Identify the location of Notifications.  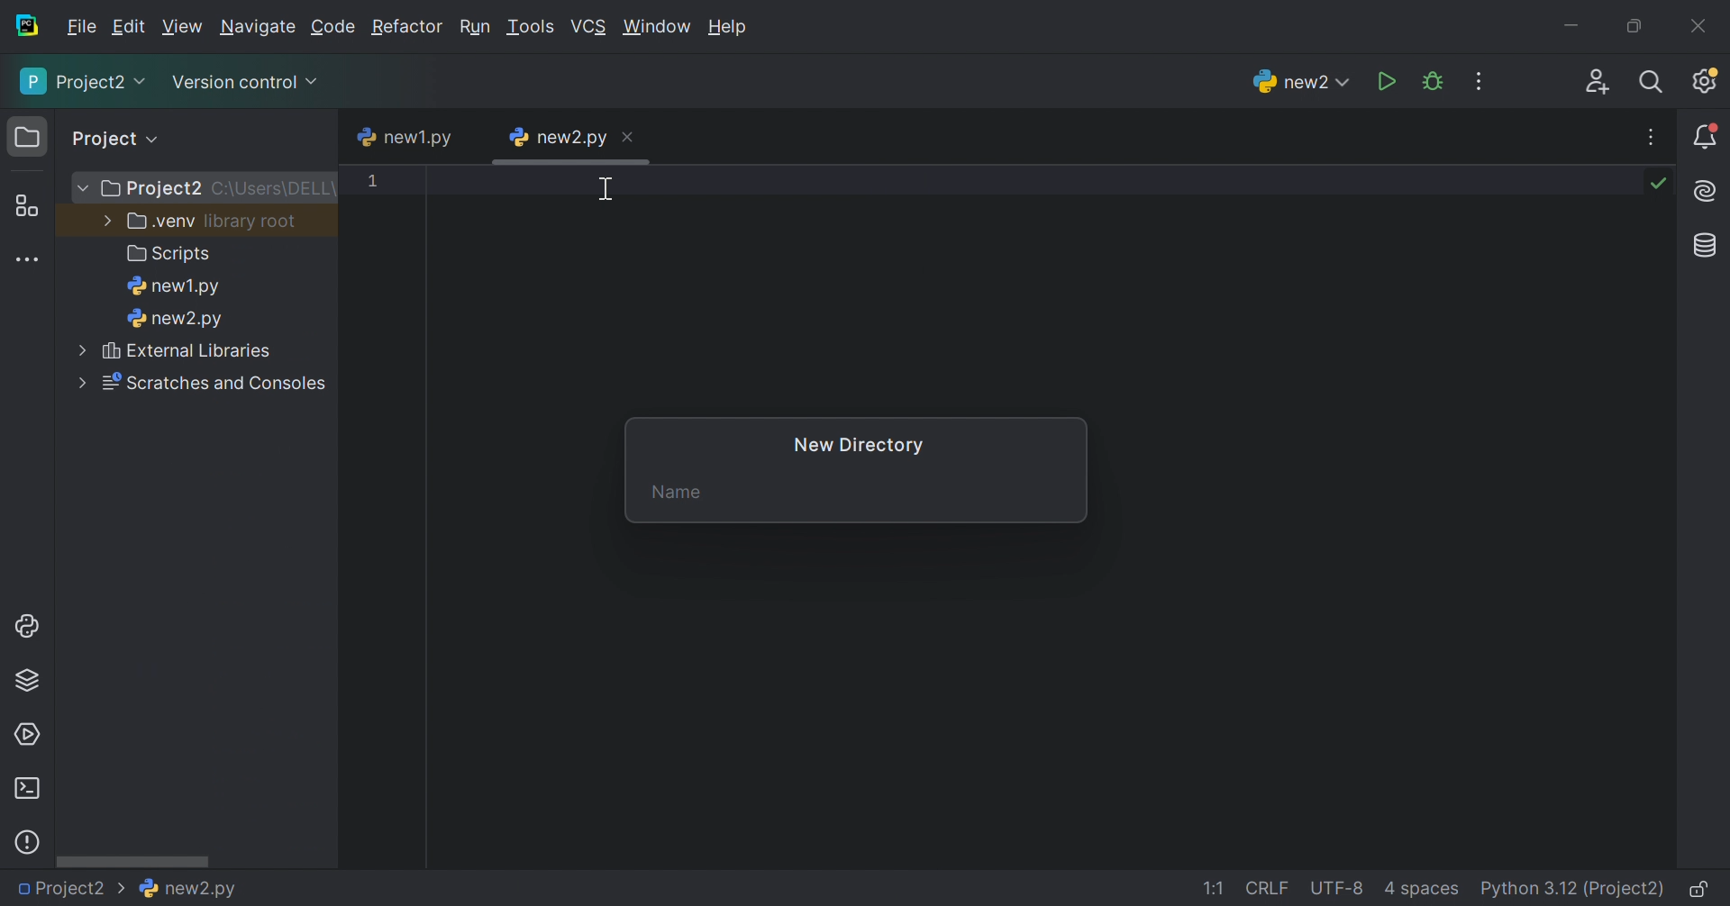
(1708, 136).